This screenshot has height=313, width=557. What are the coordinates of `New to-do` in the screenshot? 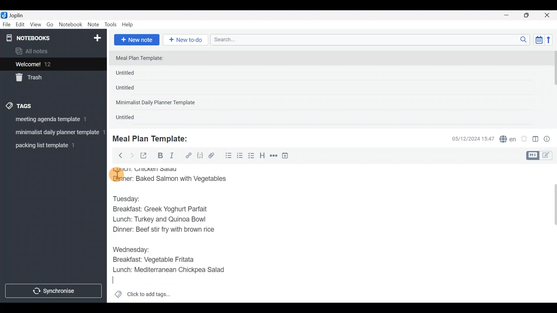 It's located at (187, 40).